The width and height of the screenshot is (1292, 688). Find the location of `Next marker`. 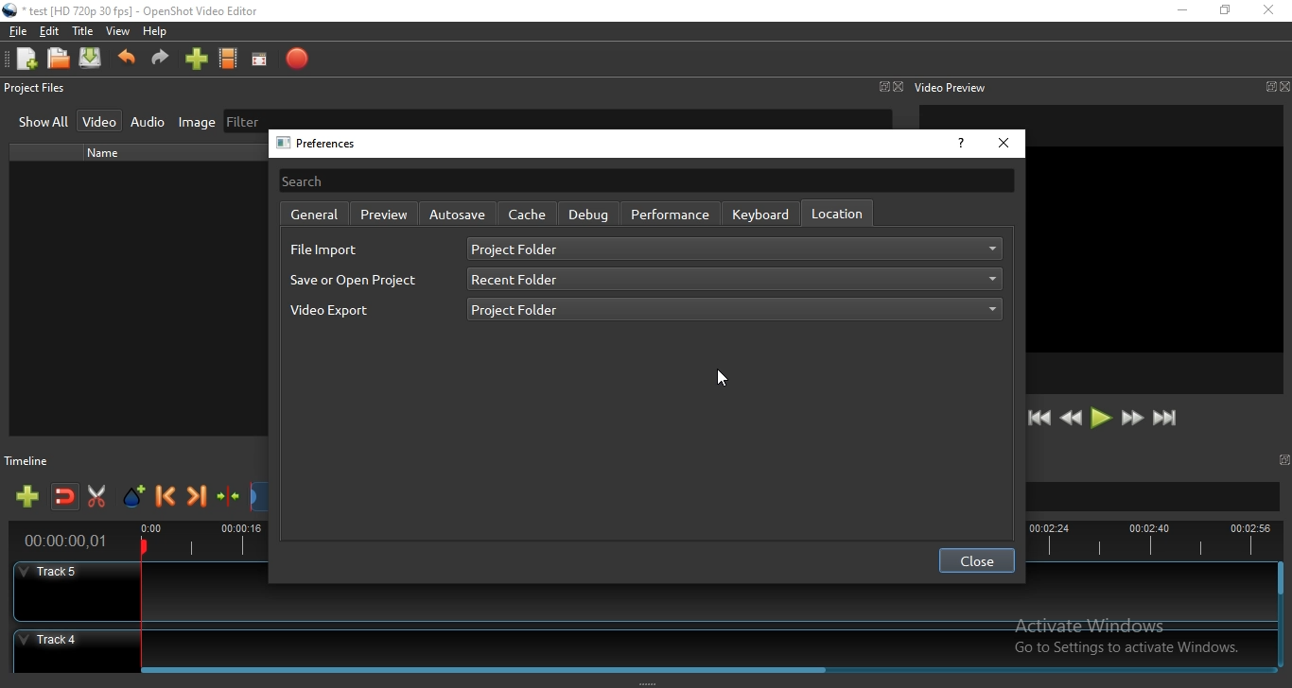

Next marker is located at coordinates (198, 499).